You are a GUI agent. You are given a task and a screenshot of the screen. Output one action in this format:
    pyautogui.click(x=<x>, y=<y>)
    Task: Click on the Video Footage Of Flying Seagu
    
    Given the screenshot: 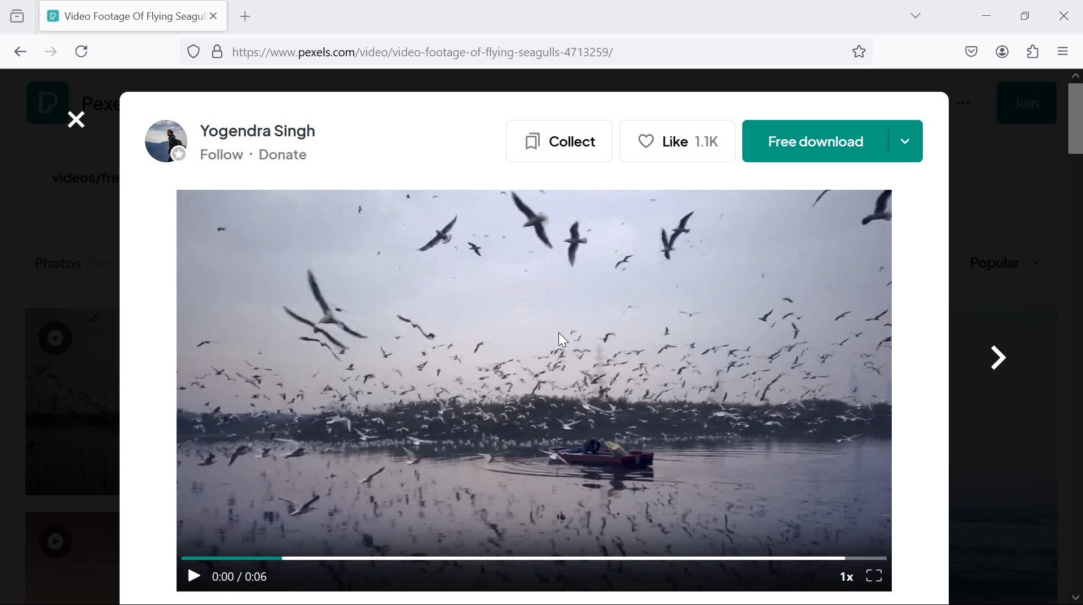 What is the action you would take?
    pyautogui.click(x=123, y=16)
    